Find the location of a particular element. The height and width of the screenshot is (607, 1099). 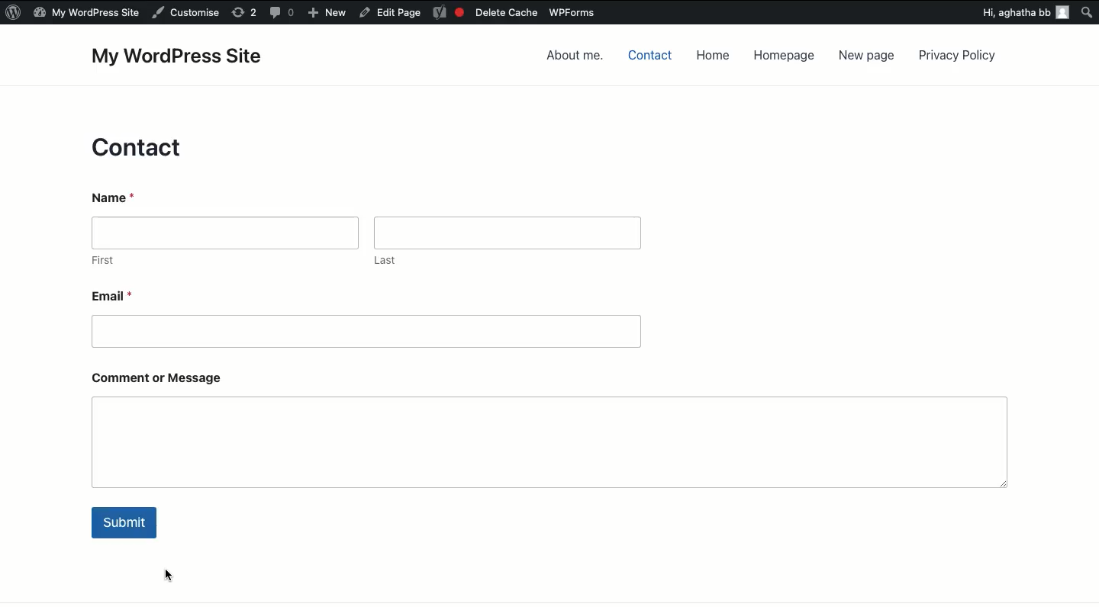

About me. is located at coordinates (578, 56).